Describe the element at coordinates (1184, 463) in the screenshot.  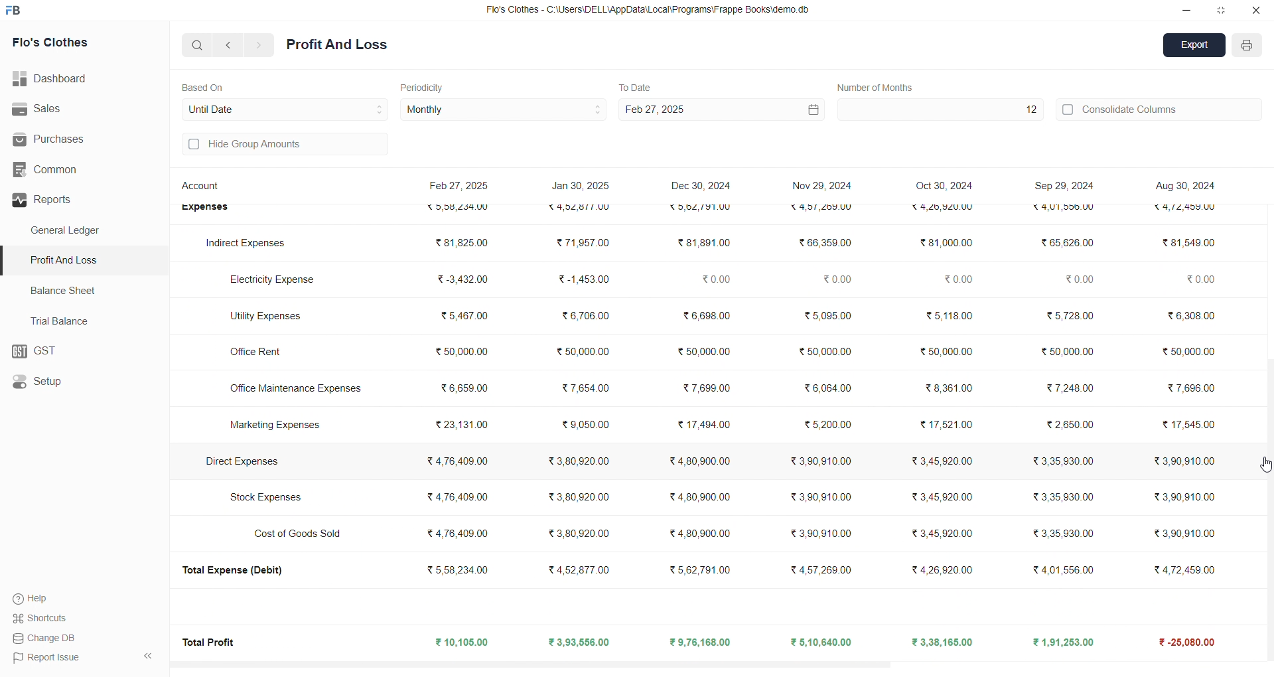
I see `₹3,90,910.00` at that location.